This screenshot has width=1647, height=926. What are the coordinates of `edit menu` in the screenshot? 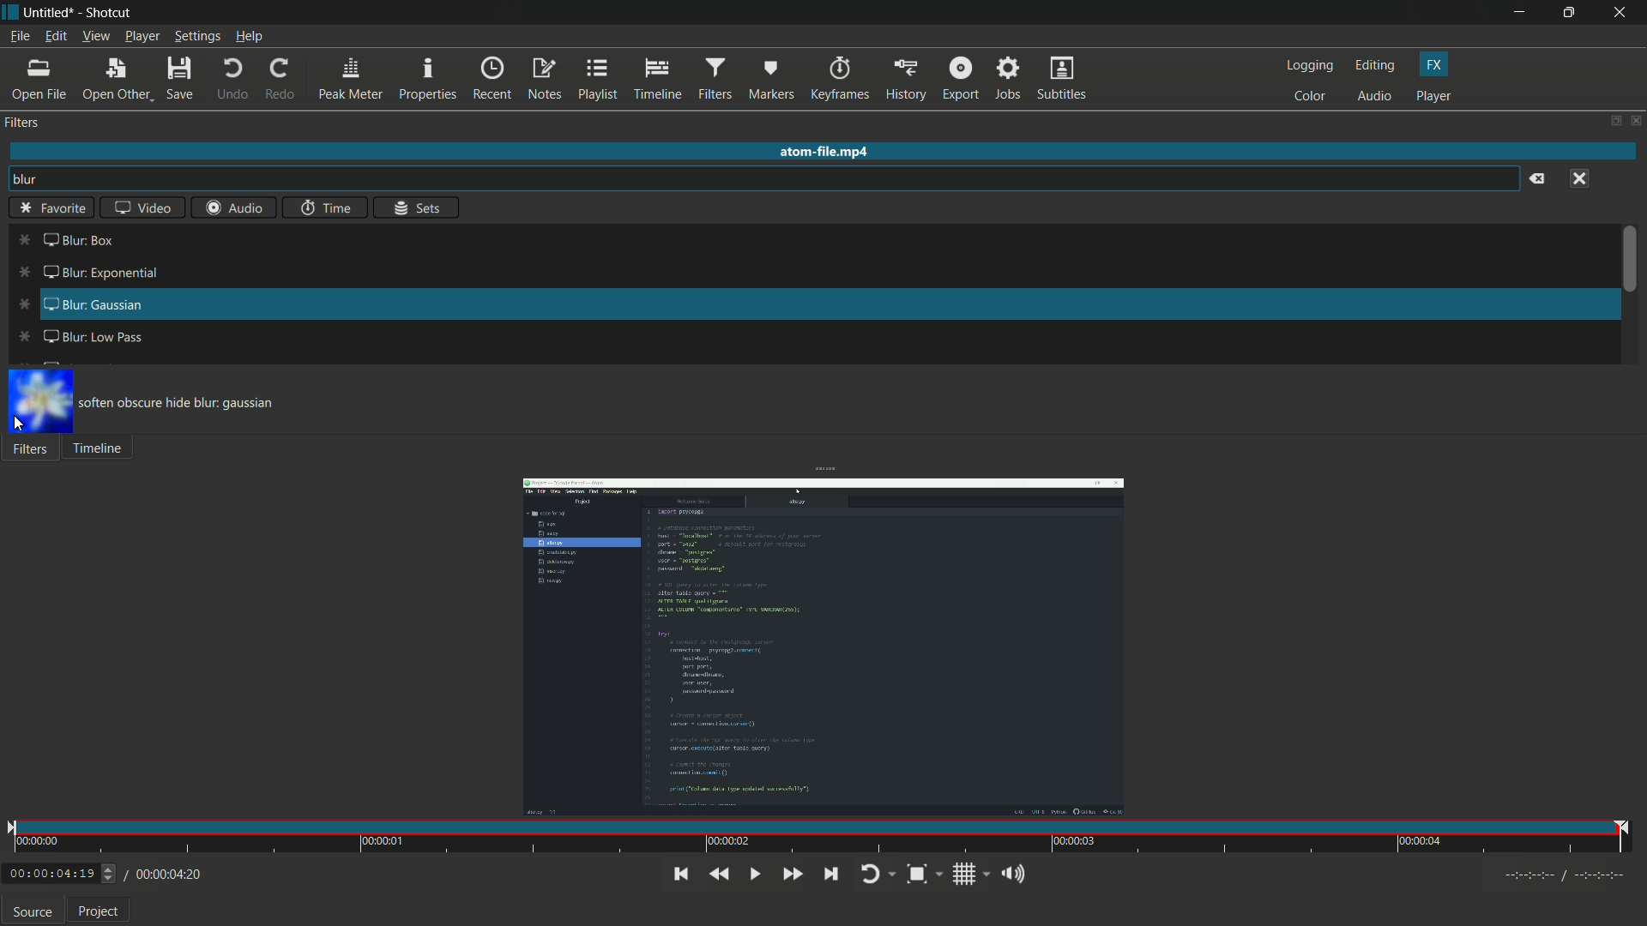 It's located at (55, 36).